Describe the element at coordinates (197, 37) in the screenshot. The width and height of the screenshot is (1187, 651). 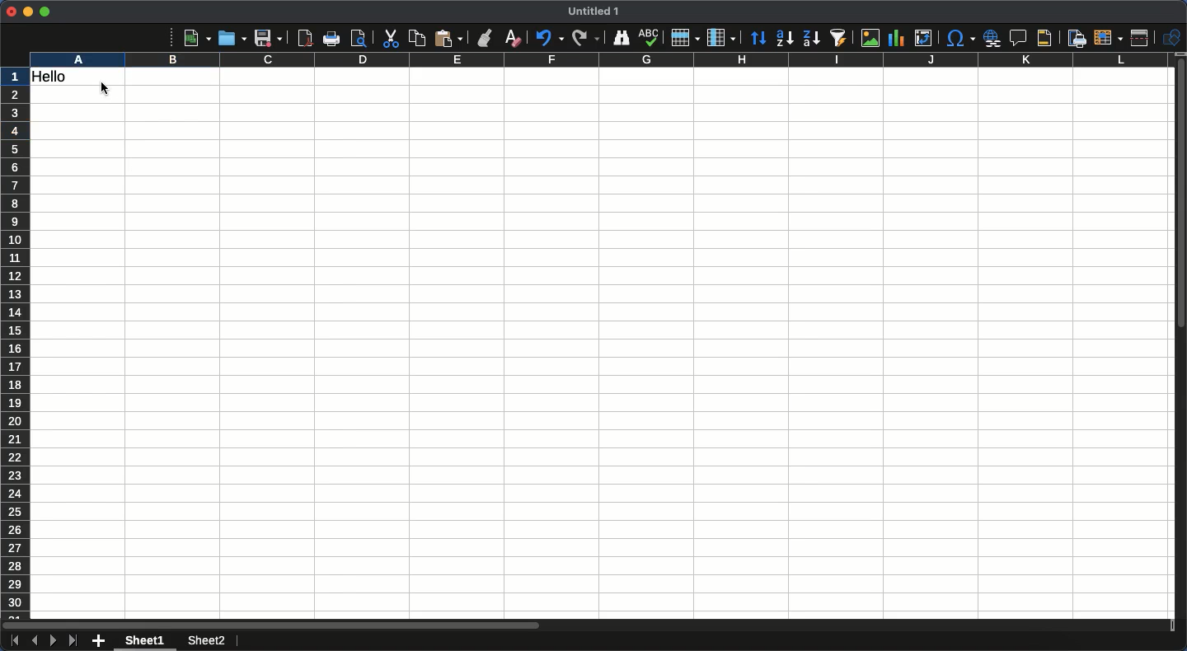
I see `New` at that location.